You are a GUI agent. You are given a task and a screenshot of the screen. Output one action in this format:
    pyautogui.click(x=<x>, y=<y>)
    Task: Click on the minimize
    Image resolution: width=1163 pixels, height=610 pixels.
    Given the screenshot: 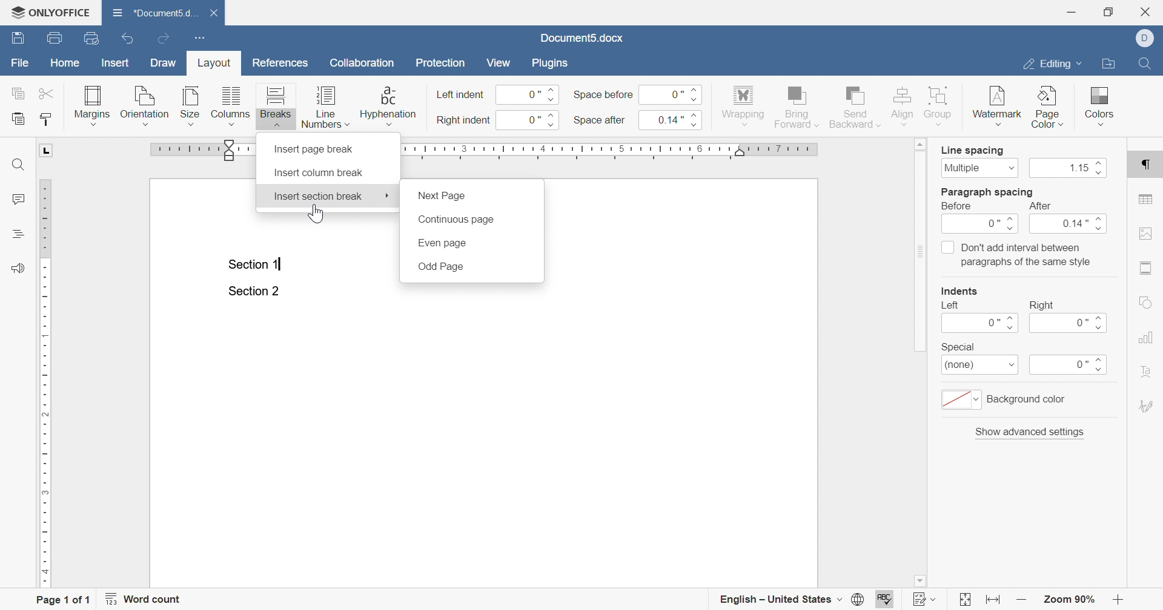 What is the action you would take?
    pyautogui.click(x=1074, y=11)
    